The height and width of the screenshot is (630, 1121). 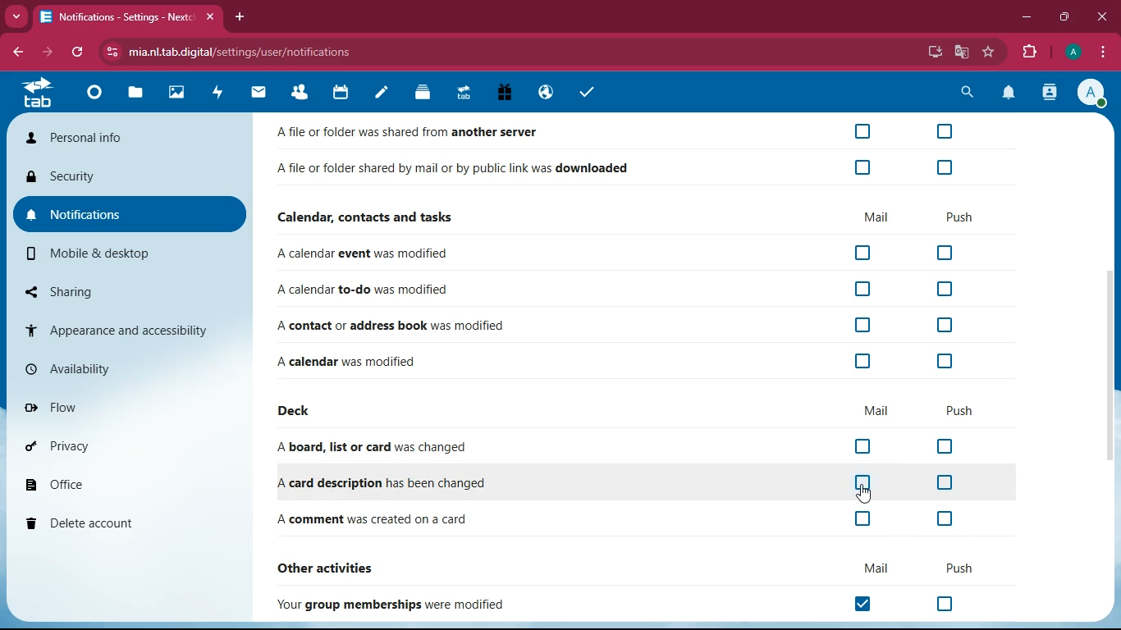 What do you see at coordinates (93, 92) in the screenshot?
I see `home` at bounding box center [93, 92].